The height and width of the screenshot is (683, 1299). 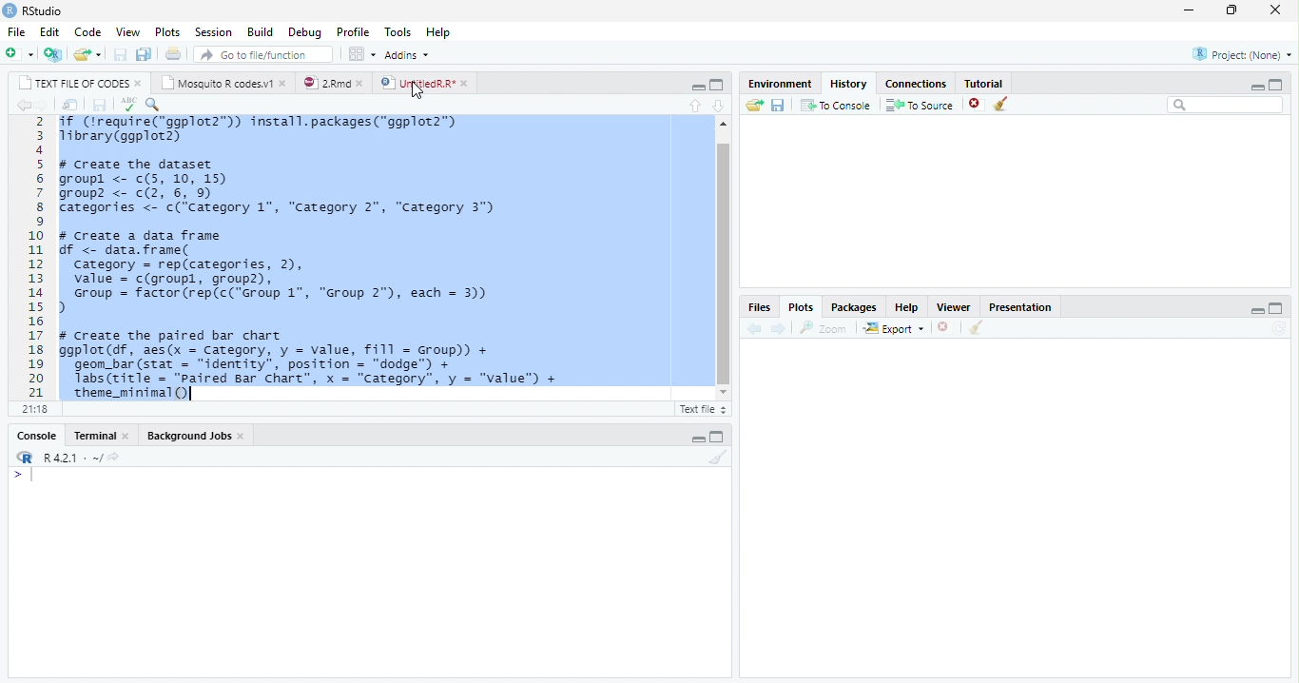 What do you see at coordinates (116, 457) in the screenshot?
I see `share icon` at bounding box center [116, 457].